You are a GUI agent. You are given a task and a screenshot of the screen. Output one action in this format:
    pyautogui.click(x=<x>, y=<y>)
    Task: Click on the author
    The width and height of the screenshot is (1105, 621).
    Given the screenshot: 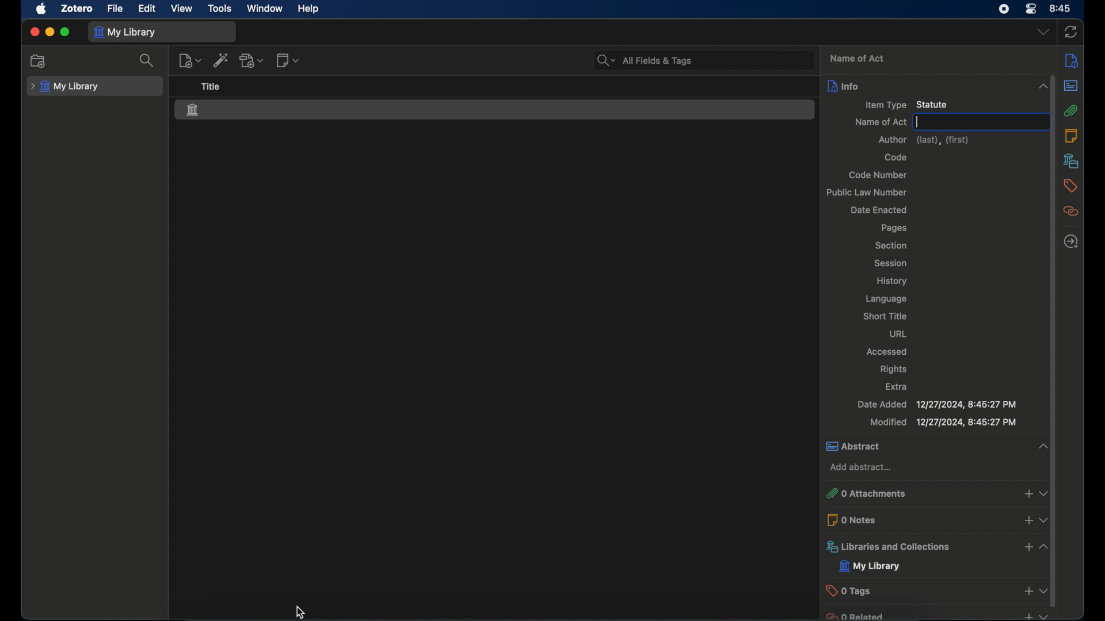 What is the action you would take?
    pyautogui.click(x=923, y=140)
    